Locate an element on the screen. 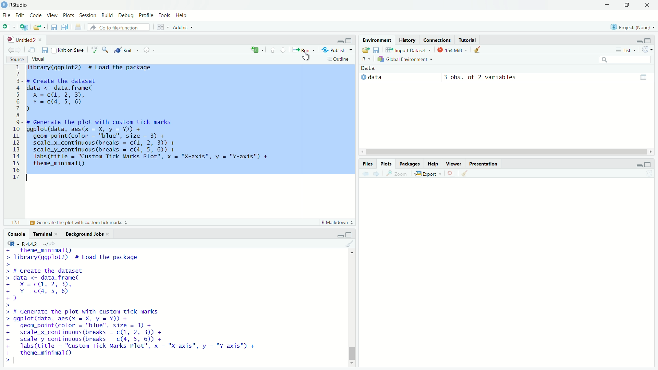 The image size is (658, 370). settings is located at coordinates (151, 50).